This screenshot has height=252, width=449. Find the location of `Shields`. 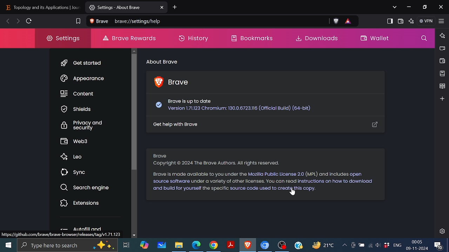

Shields is located at coordinates (77, 110).